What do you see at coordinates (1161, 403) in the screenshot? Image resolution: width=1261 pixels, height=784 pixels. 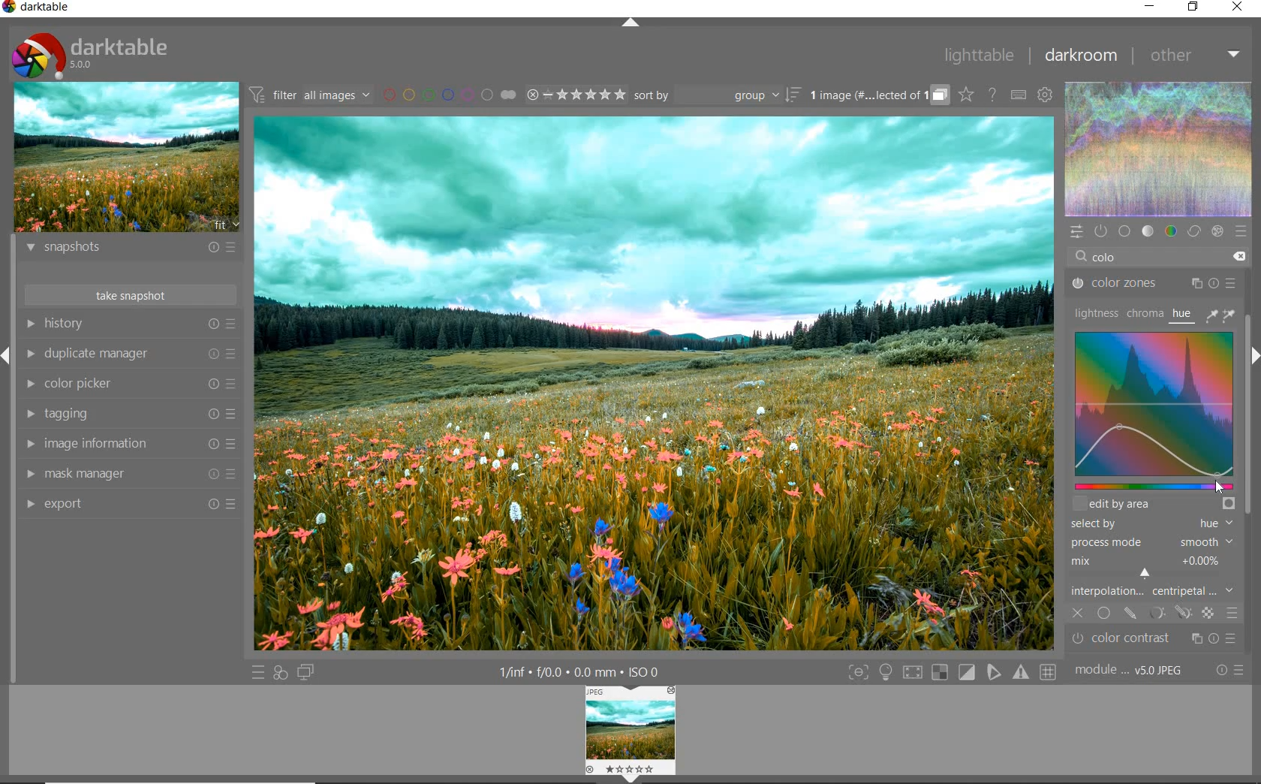 I see `Colorize` at bounding box center [1161, 403].